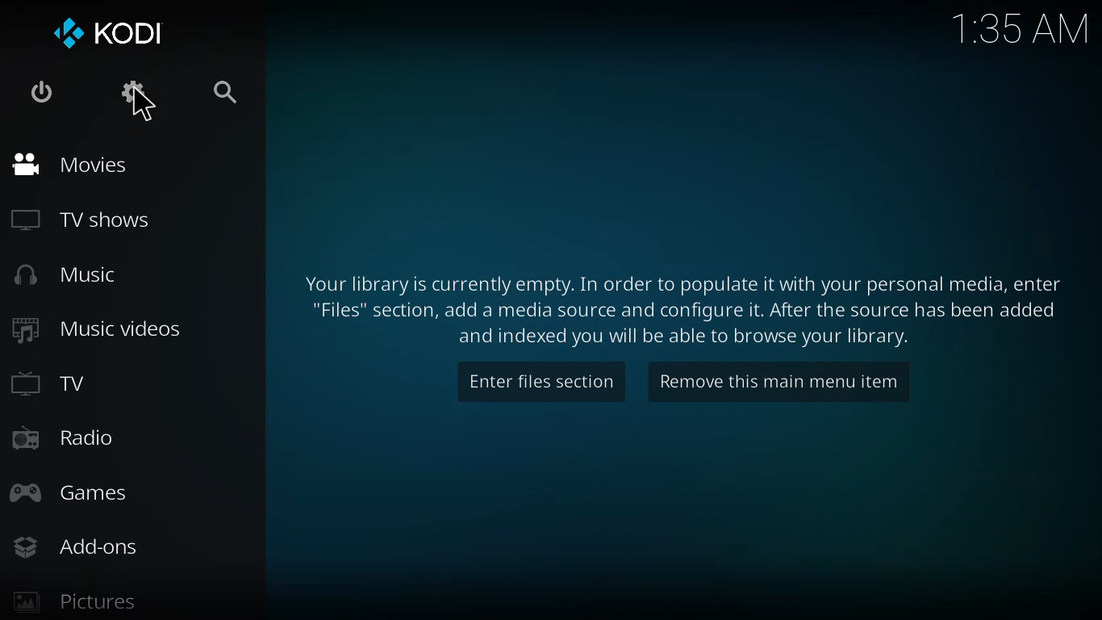 This screenshot has height=620, width=1102. What do you see at coordinates (64, 438) in the screenshot?
I see `radio` at bounding box center [64, 438].